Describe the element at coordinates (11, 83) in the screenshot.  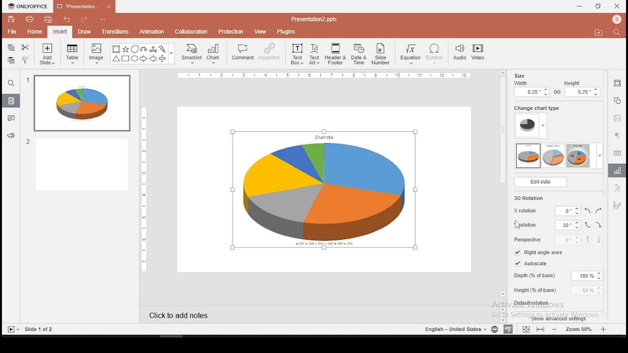
I see `find` at that location.